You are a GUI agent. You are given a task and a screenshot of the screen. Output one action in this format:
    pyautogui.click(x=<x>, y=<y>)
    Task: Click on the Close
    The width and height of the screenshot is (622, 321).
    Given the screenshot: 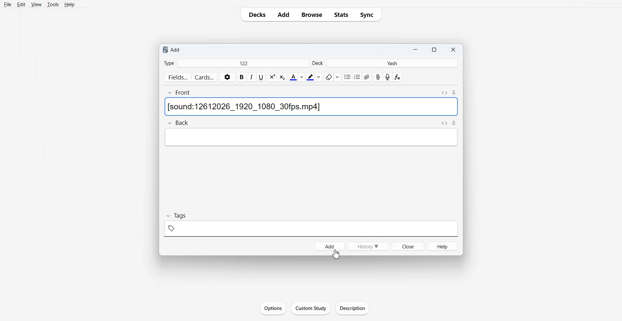 What is the action you would take?
    pyautogui.click(x=453, y=49)
    